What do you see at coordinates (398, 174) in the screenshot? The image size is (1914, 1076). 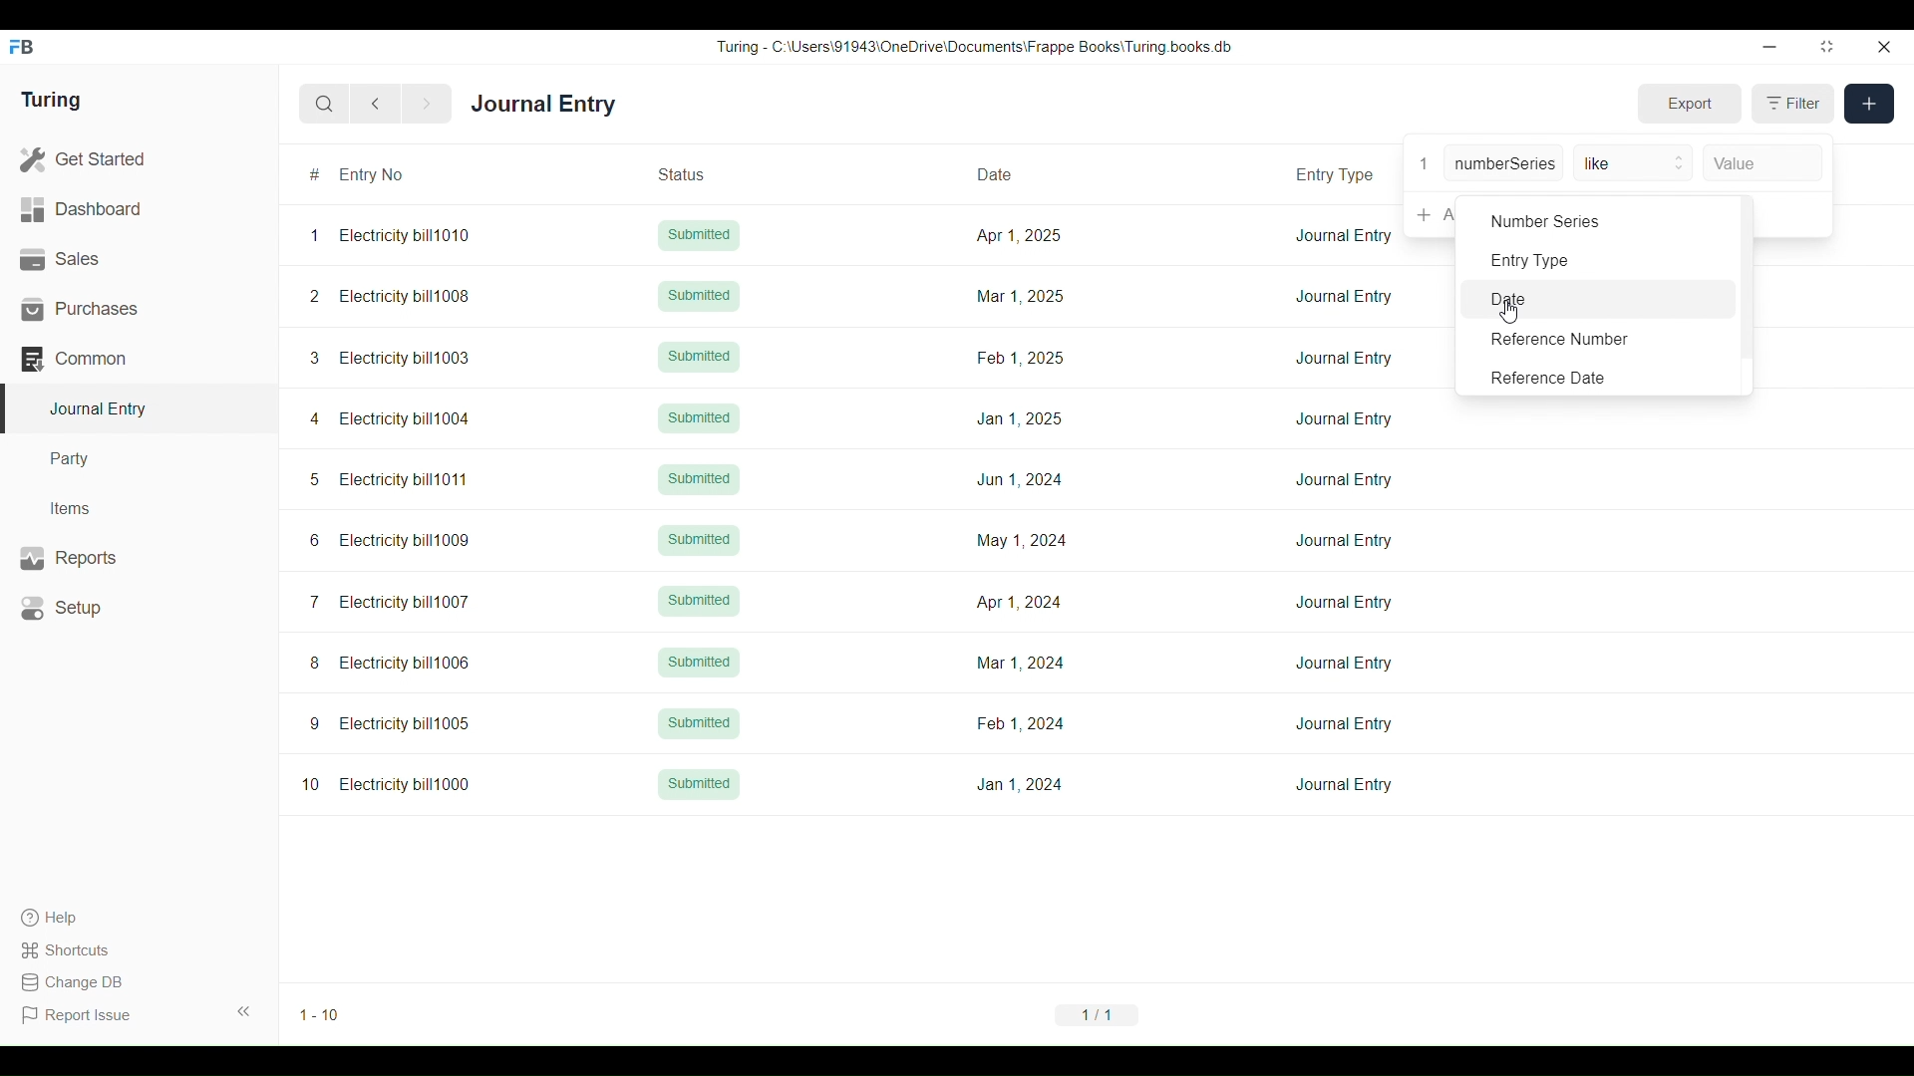 I see `# Entry No` at bounding box center [398, 174].